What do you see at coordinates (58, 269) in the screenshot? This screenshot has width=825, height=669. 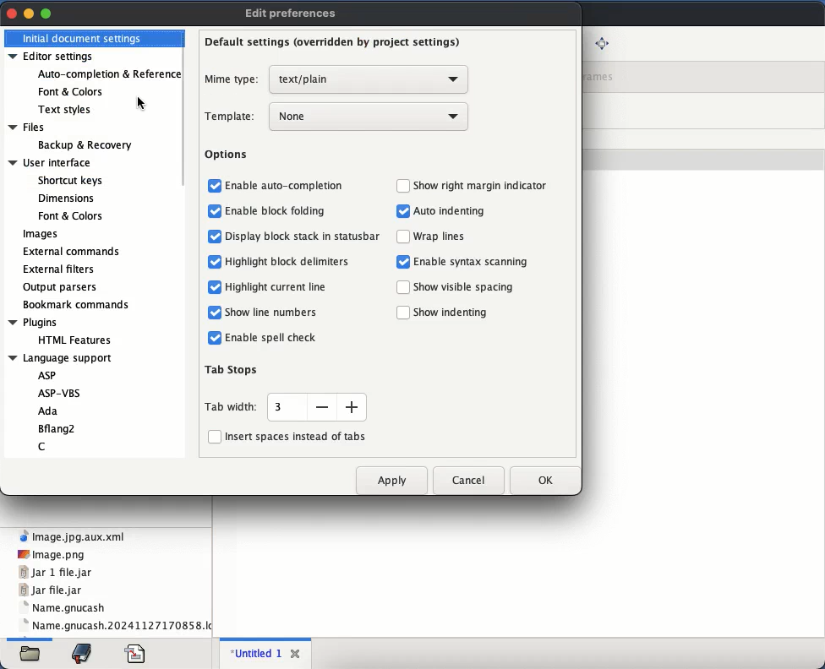 I see `external filters` at bounding box center [58, 269].